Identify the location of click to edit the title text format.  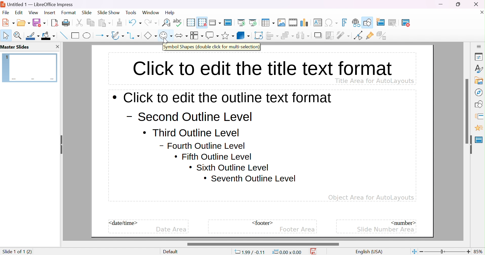
(261, 67).